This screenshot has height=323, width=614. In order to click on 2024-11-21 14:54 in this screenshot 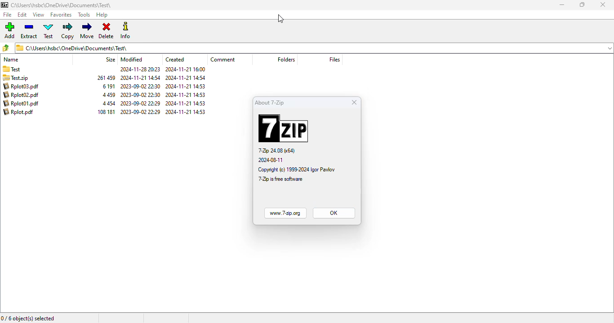, I will do `click(187, 78)`.